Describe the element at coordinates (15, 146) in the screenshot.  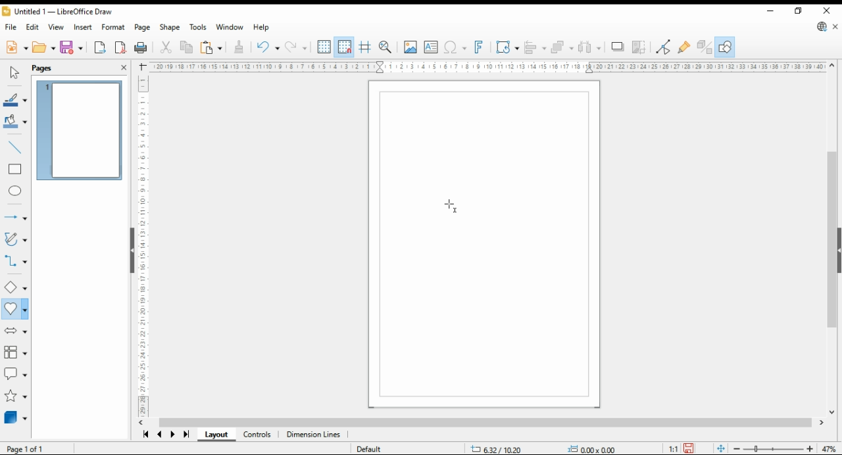
I see `insert line` at that location.